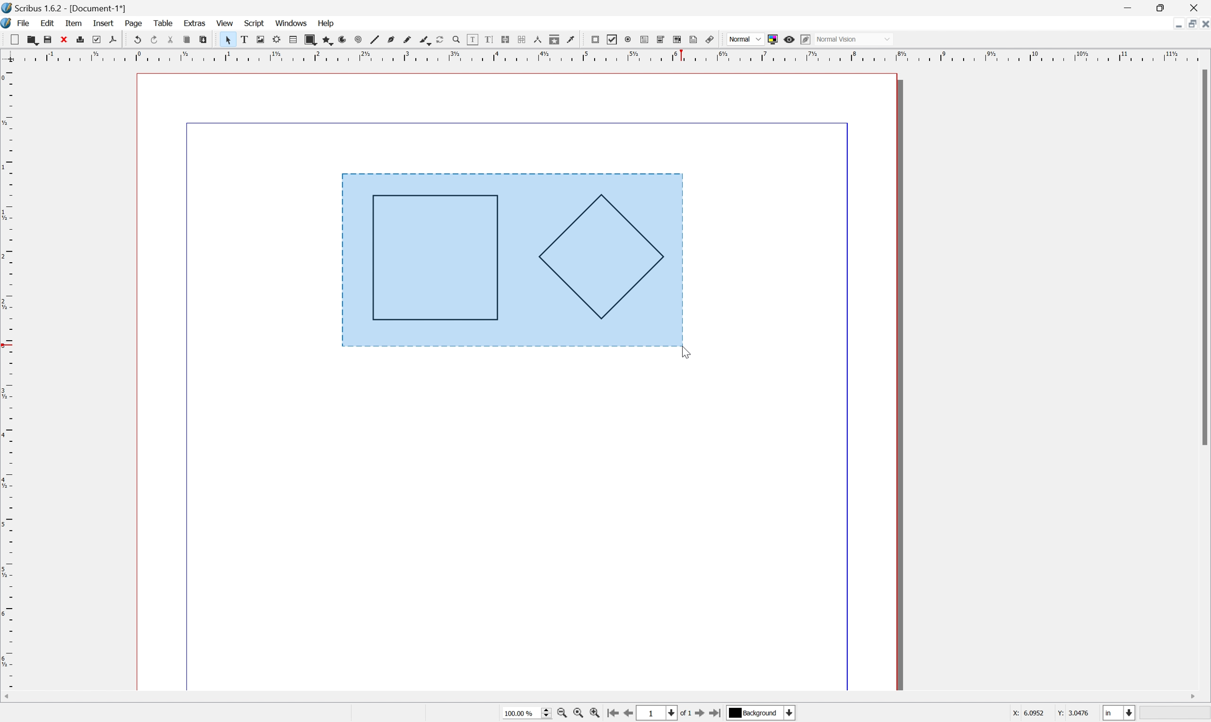  What do you see at coordinates (422, 39) in the screenshot?
I see `calligraphic line` at bounding box center [422, 39].